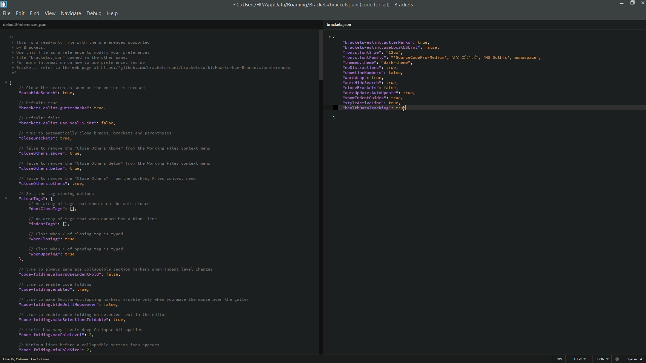 The height and width of the screenshot is (363, 646). Describe the element at coordinates (20, 14) in the screenshot. I see `Edit menu` at that location.